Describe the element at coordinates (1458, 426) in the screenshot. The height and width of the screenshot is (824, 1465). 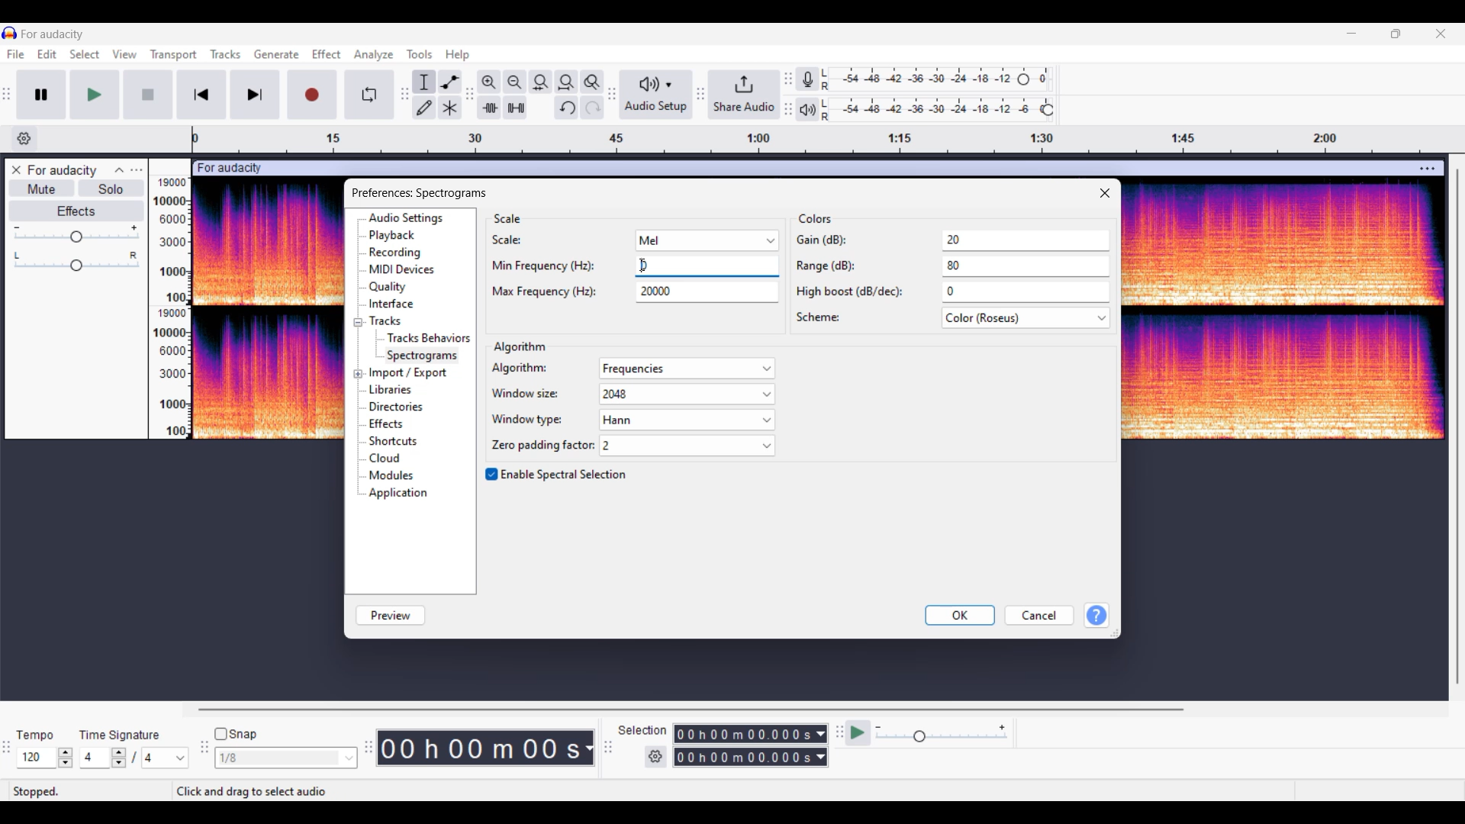
I see `Vertical slide bar` at that location.